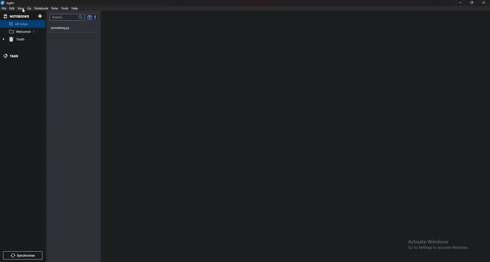 This screenshot has width=490, height=262. Describe the element at coordinates (41, 9) in the screenshot. I see `Notebook` at that location.